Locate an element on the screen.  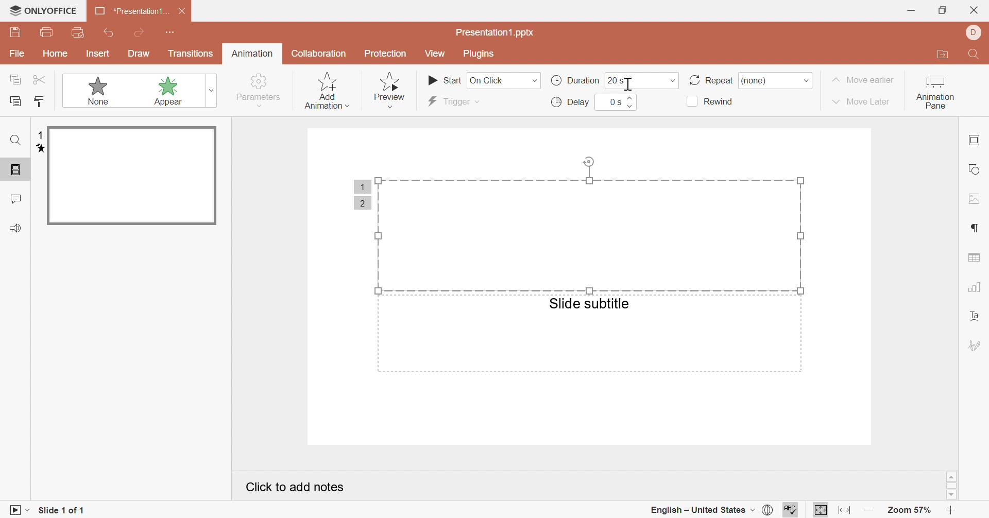
rewind is located at coordinates (711, 102).